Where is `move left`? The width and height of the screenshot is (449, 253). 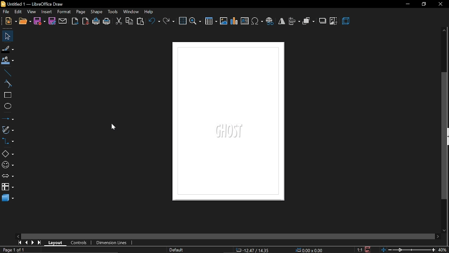
move left is located at coordinates (18, 235).